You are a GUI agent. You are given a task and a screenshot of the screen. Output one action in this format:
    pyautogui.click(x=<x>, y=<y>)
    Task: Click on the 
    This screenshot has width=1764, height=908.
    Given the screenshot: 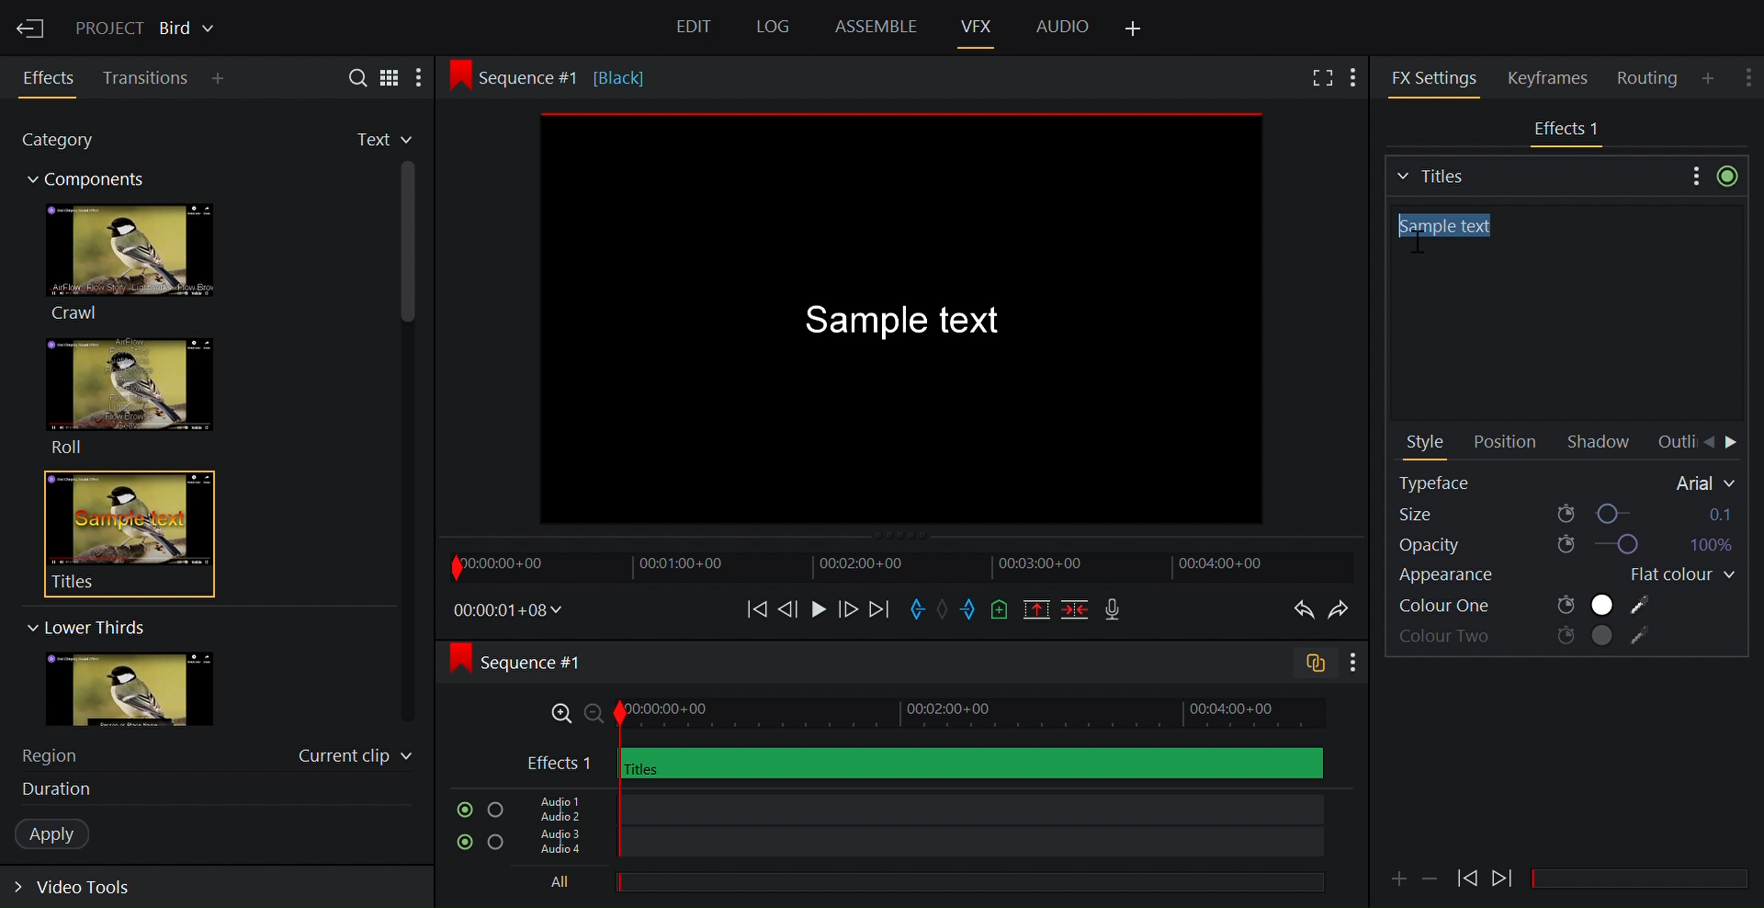 What is the action you would take?
    pyautogui.click(x=62, y=789)
    